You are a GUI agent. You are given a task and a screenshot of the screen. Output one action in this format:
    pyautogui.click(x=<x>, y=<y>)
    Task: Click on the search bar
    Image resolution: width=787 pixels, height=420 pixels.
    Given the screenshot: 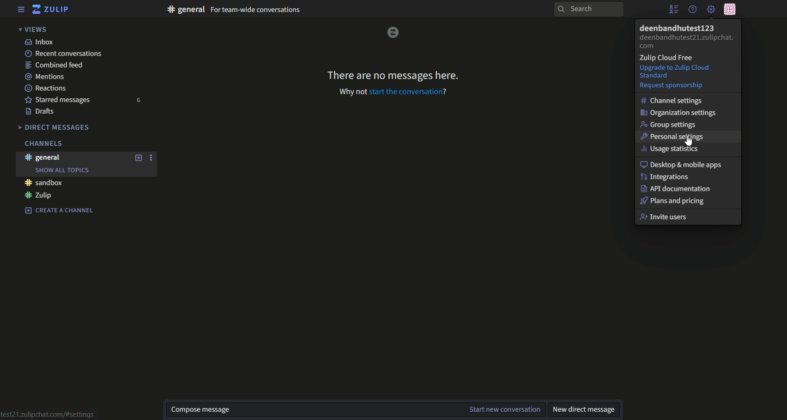 What is the action you would take?
    pyautogui.click(x=587, y=10)
    